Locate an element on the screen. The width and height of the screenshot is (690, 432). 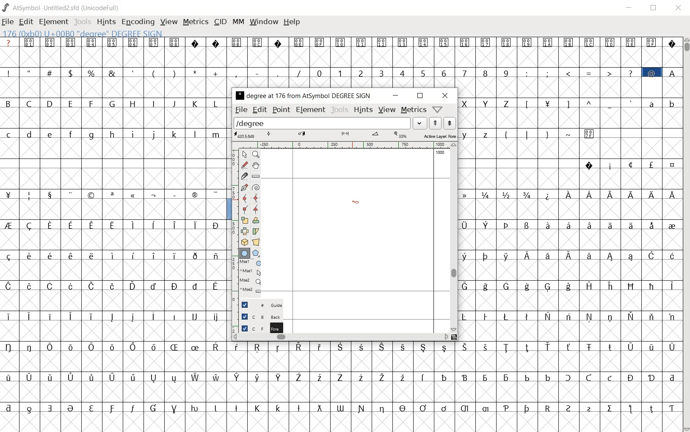
rectangle or ellipse is located at coordinates (244, 253).